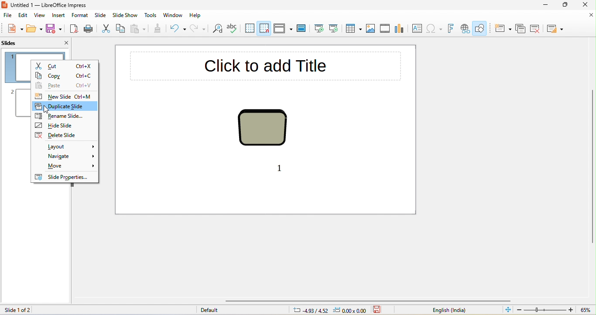 The height and width of the screenshot is (315, 596). What do you see at coordinates (450, 29) in the screenshot?
I see `fontwork text` at bounding box center [450, 29].